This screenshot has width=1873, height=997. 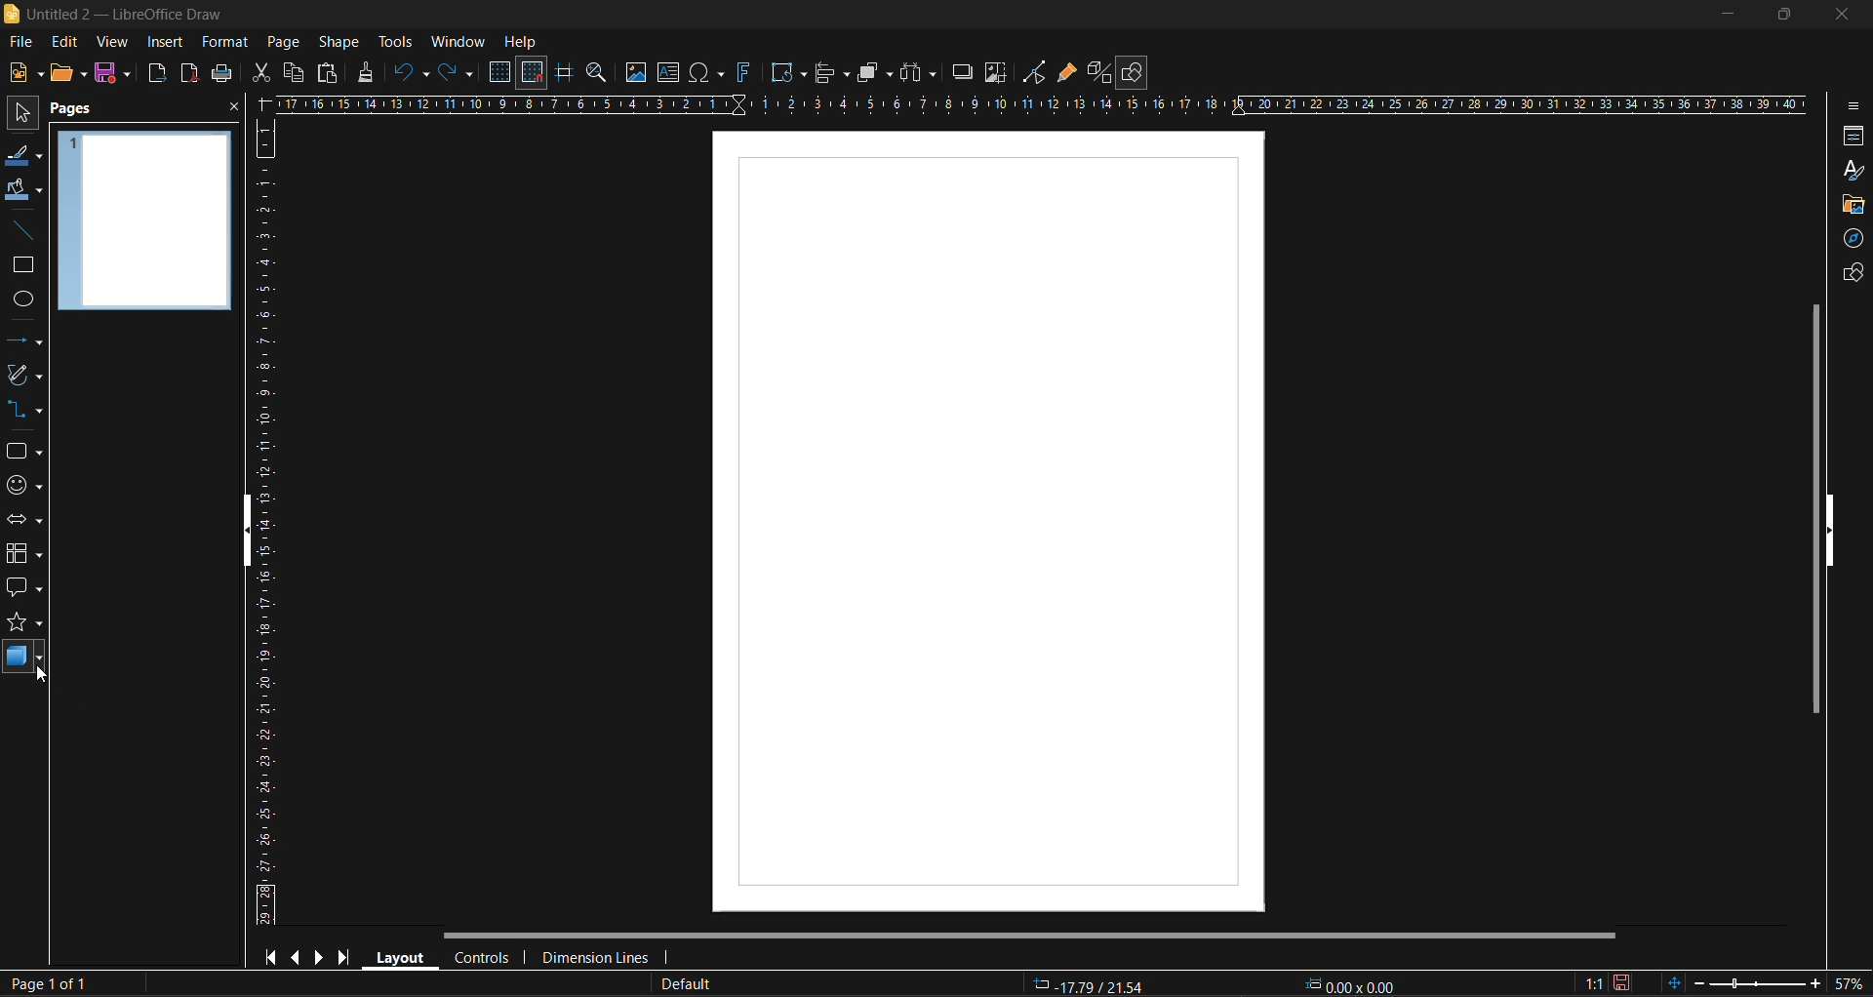 I want to click on format, so click(x=226, y=44).